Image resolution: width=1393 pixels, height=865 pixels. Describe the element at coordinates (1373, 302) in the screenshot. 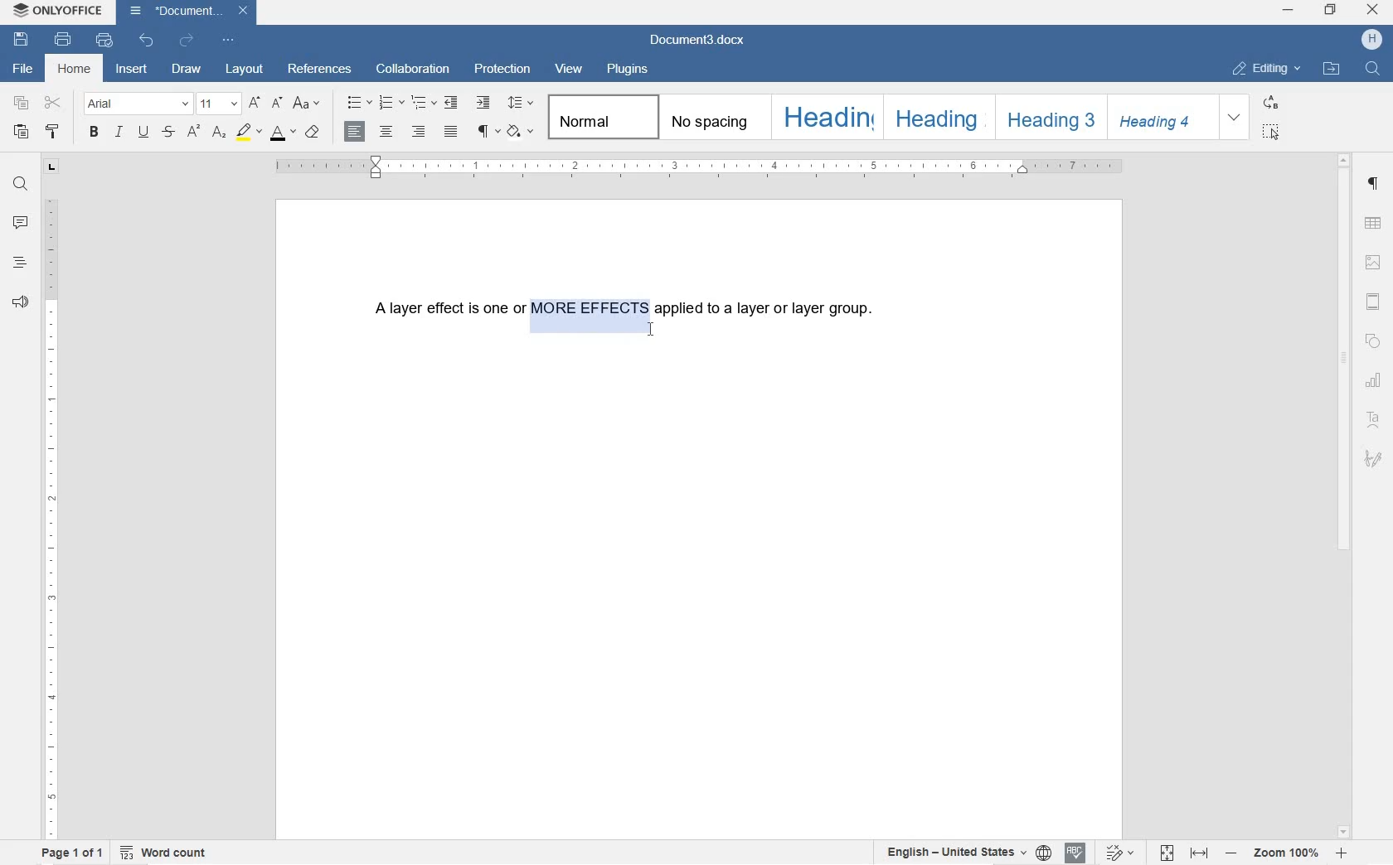

I see `HEADERS & FOOTERS` at that location.